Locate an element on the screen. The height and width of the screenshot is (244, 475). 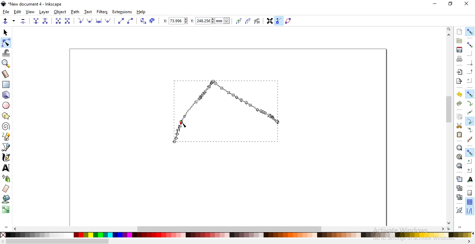
cut the selected clones links to the originals is located at coordinates (459, 197).